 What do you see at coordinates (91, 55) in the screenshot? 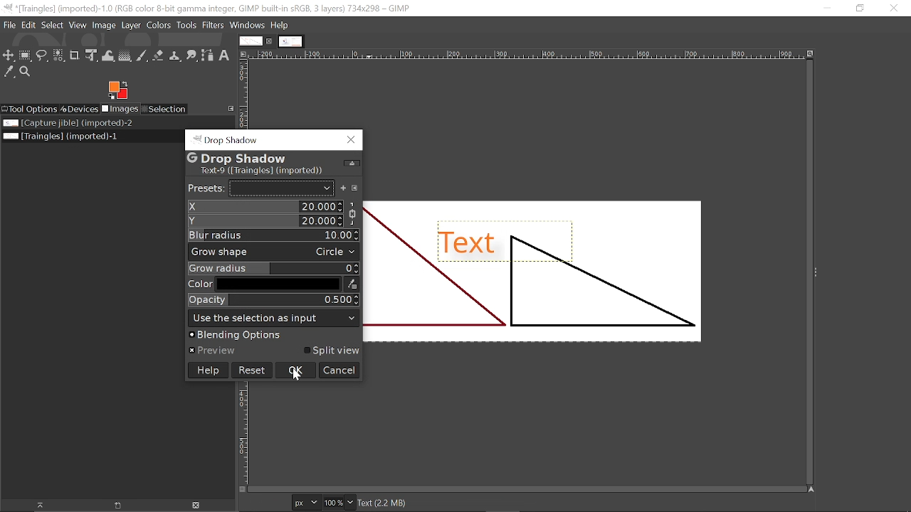
I see `Unified transform tool` at bounding box center [91, 55].